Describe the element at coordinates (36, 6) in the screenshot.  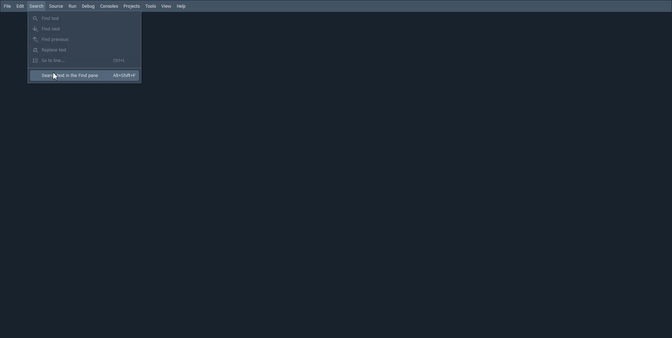
I see `Search` at that location.